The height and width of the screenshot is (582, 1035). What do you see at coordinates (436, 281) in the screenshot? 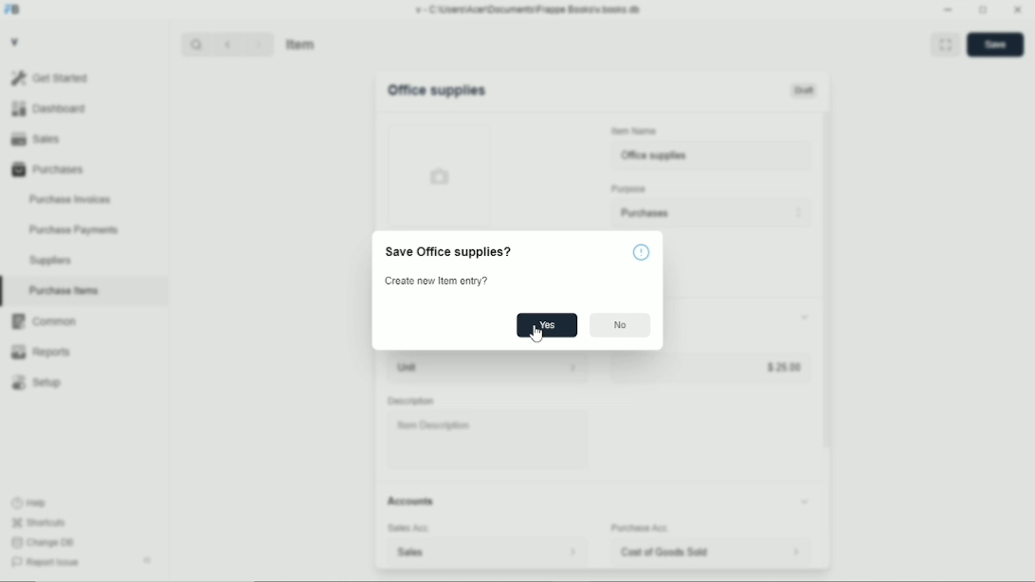
I see `create new item entry?` at bounding box center [436, 281].